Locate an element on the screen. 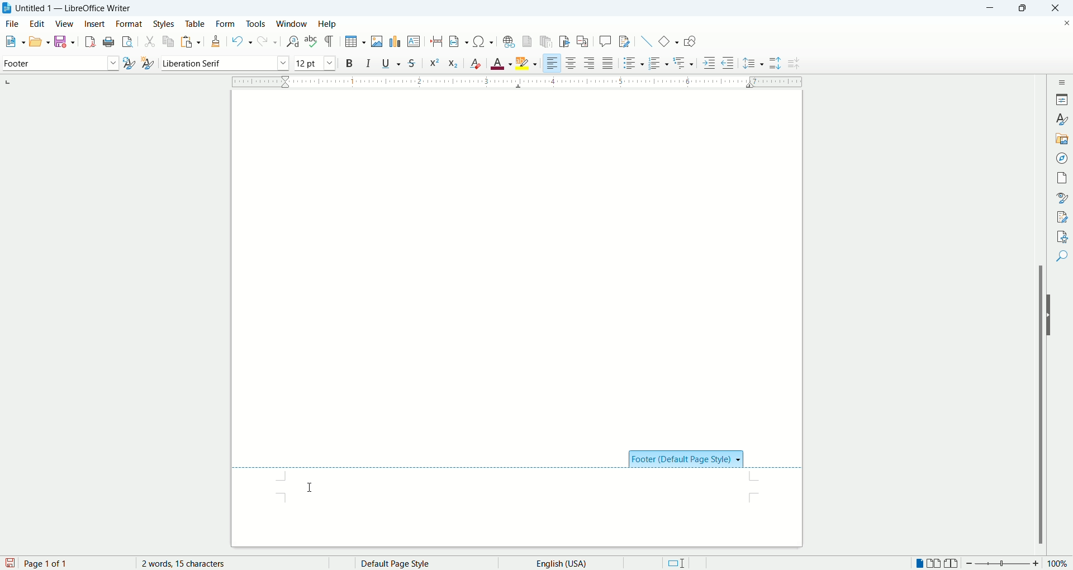 This screenshot has width=1073, height=570. font size is located at coordinates (314, 63).